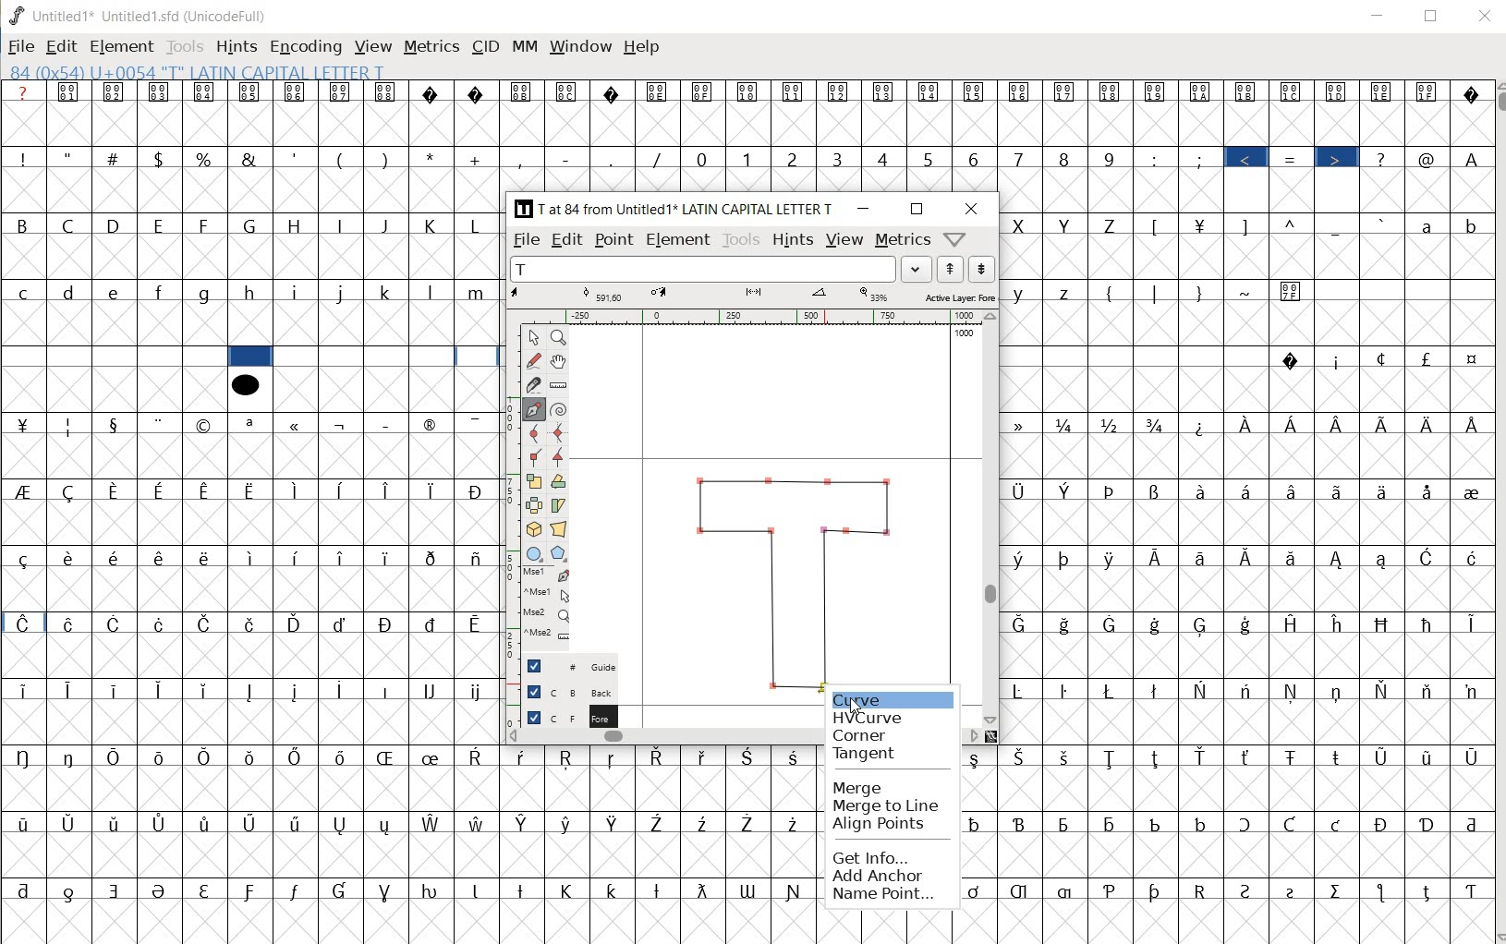 This screenshot has height=944, width=1506. Describe the element at coordinates (110, 356) in the screenshot. I see `empty spaces` at that location.